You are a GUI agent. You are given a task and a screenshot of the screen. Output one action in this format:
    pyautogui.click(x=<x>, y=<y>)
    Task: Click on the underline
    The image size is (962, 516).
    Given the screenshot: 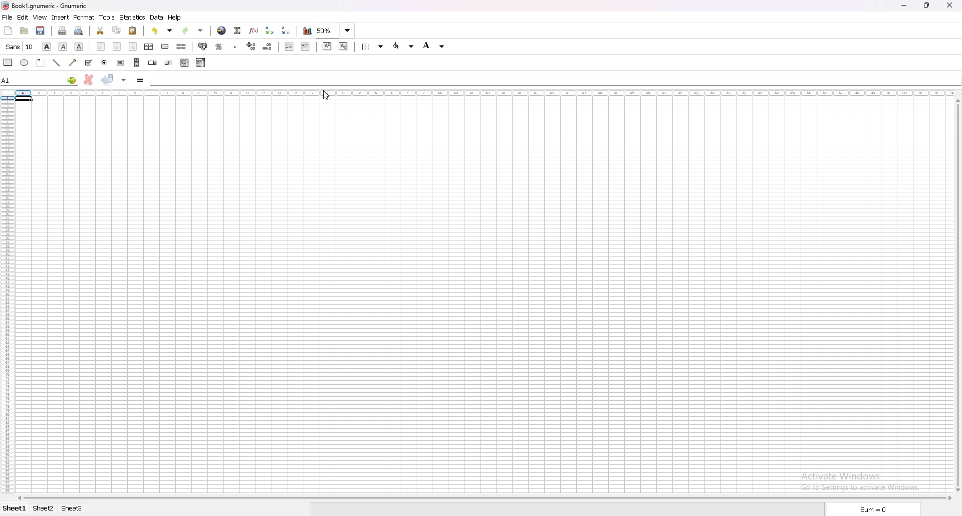 What is the action you would take?
    pyautogui.click(x=79, y=47)
    